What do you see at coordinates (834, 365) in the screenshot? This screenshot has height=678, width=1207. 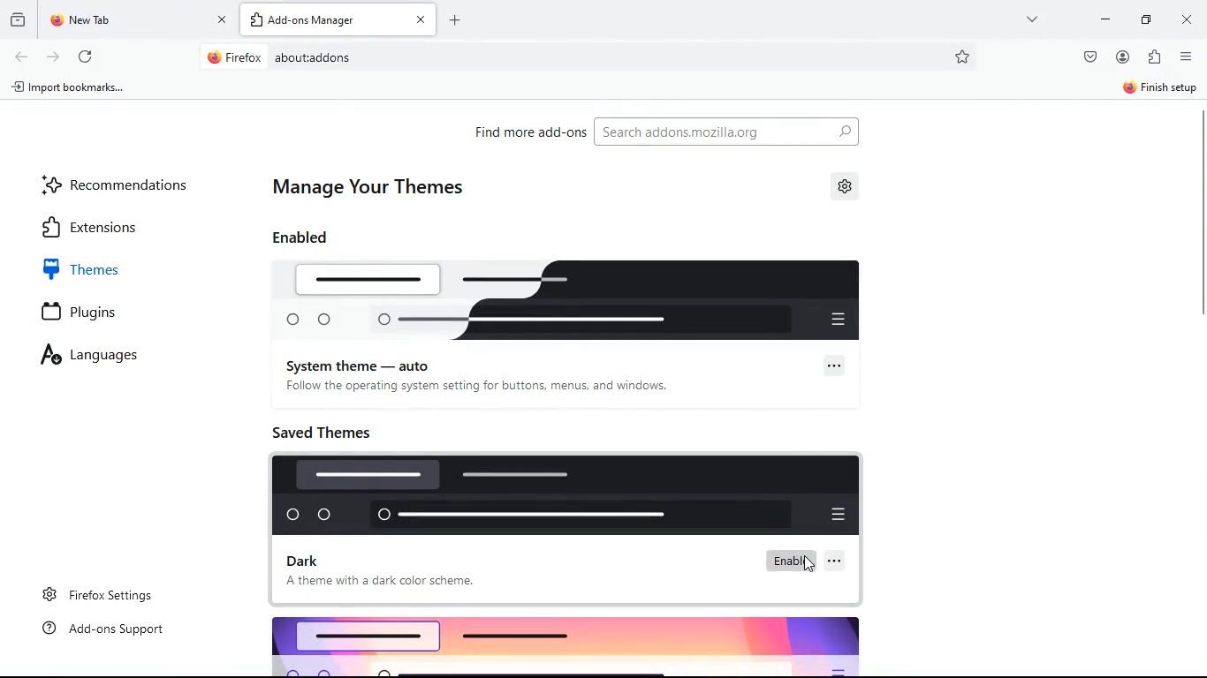 I see `more` at bounding box center [834, 365].